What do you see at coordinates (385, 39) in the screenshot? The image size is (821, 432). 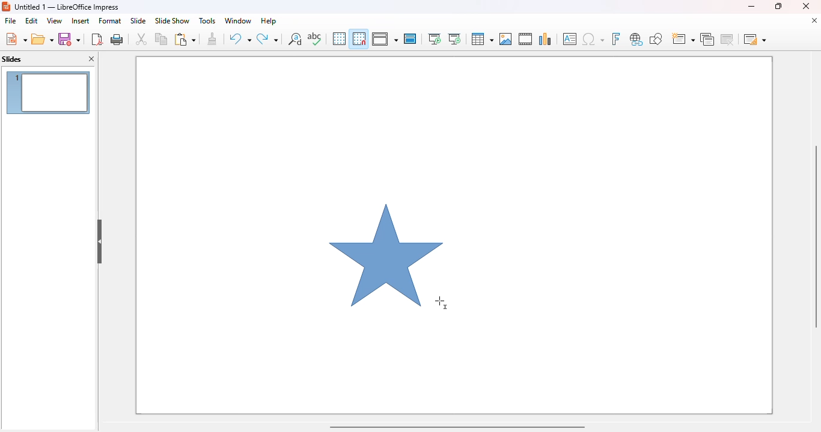 I see `display views` at bounding box center [385, 39].